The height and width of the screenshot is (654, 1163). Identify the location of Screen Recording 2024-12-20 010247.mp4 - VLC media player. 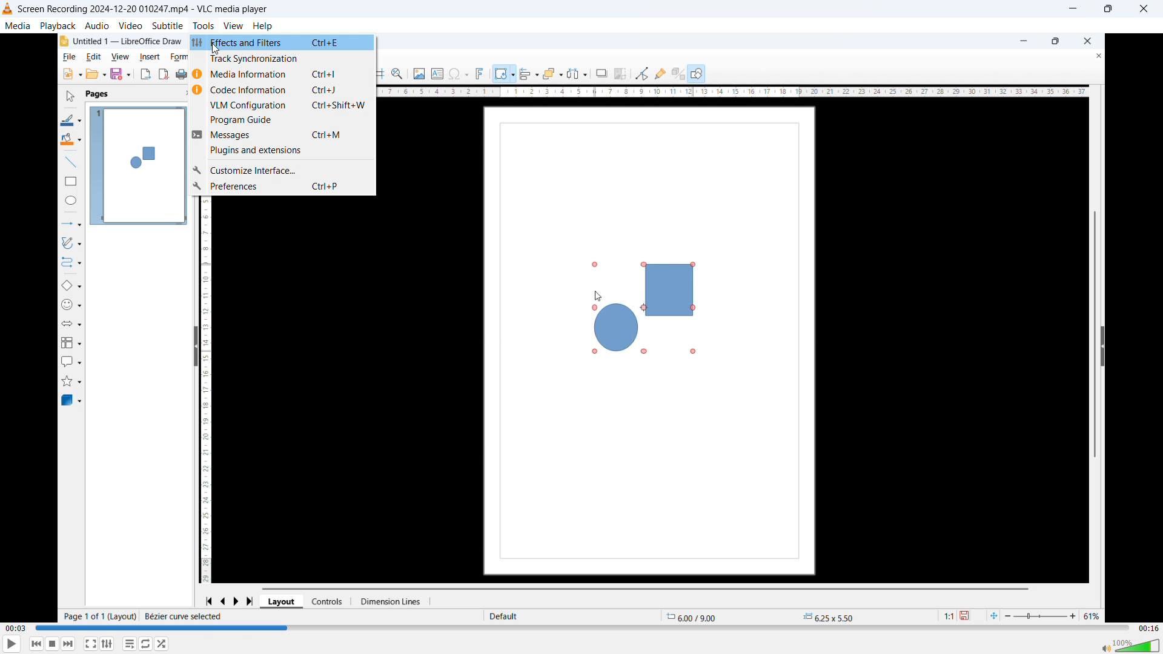
(136, 9).